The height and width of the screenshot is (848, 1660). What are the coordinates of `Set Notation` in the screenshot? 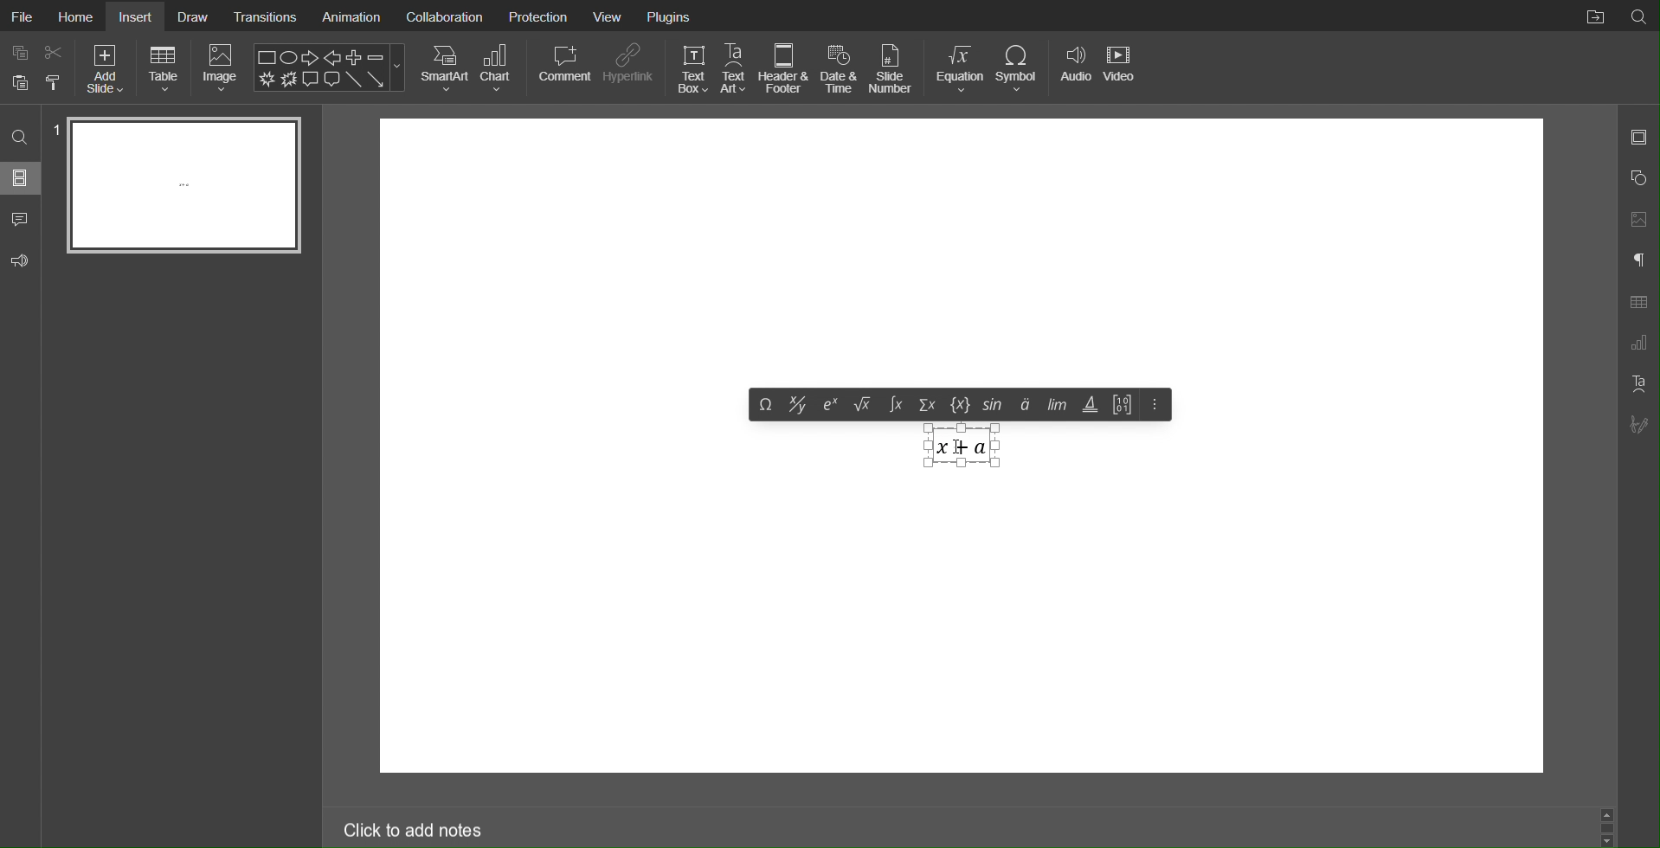 It's located at (963, 405).